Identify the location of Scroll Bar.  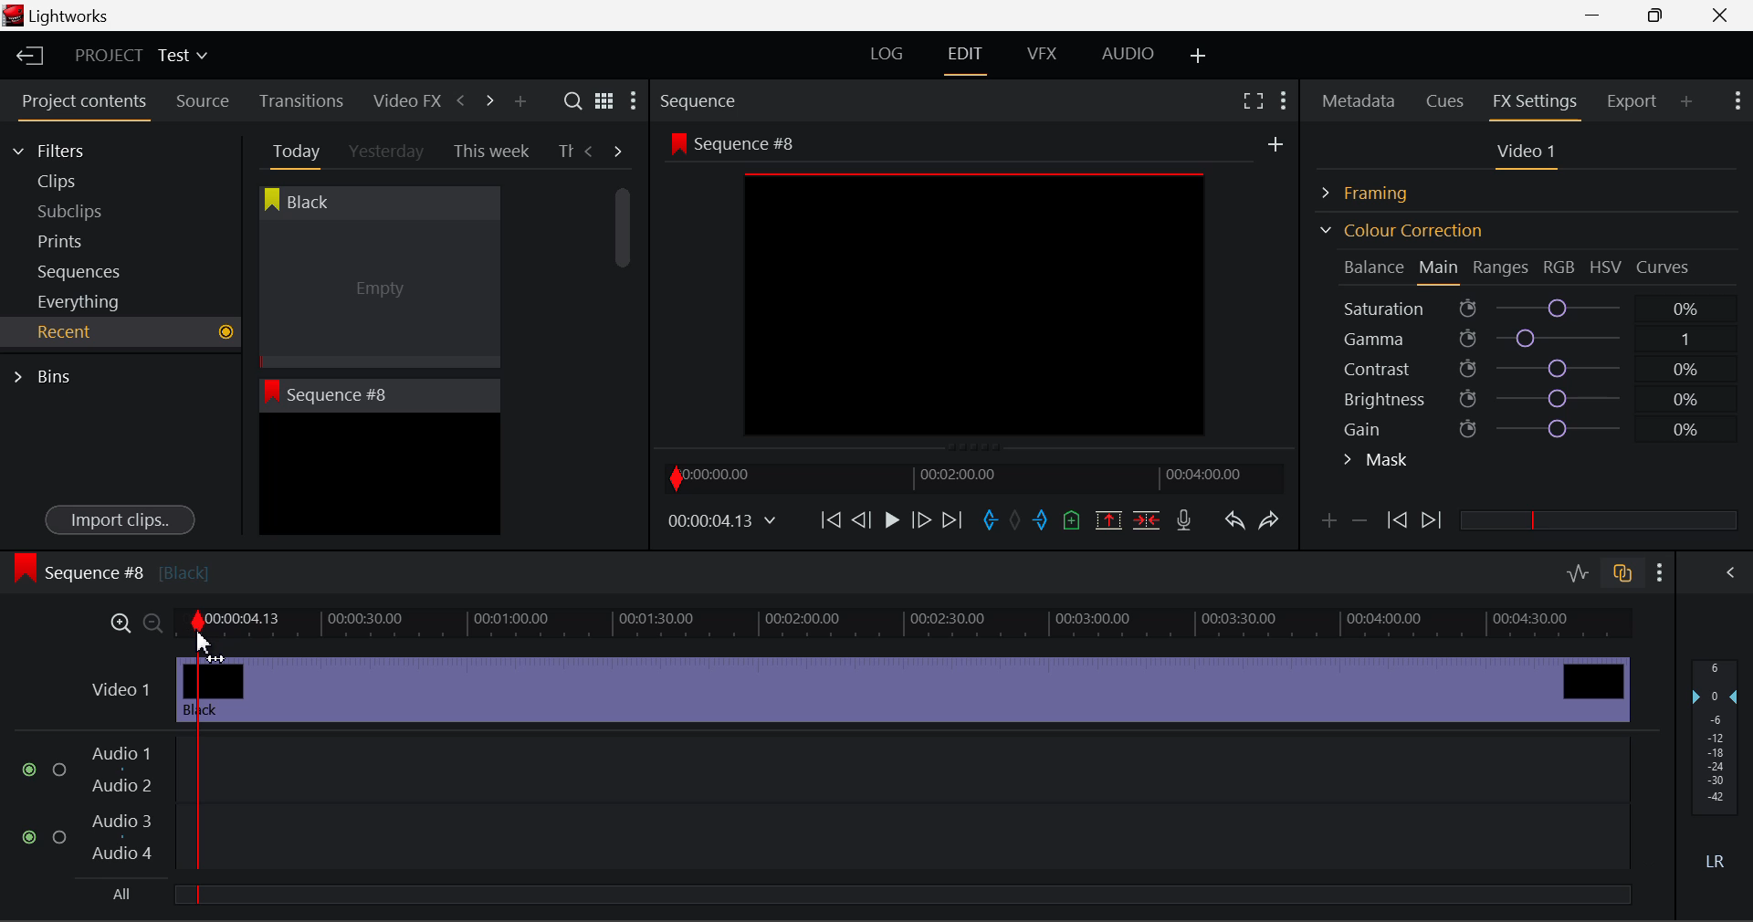
(624, 347).